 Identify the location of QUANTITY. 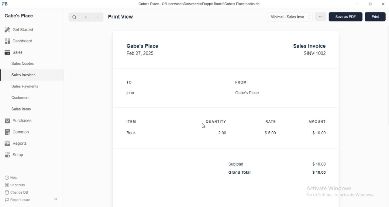
(216, 122).